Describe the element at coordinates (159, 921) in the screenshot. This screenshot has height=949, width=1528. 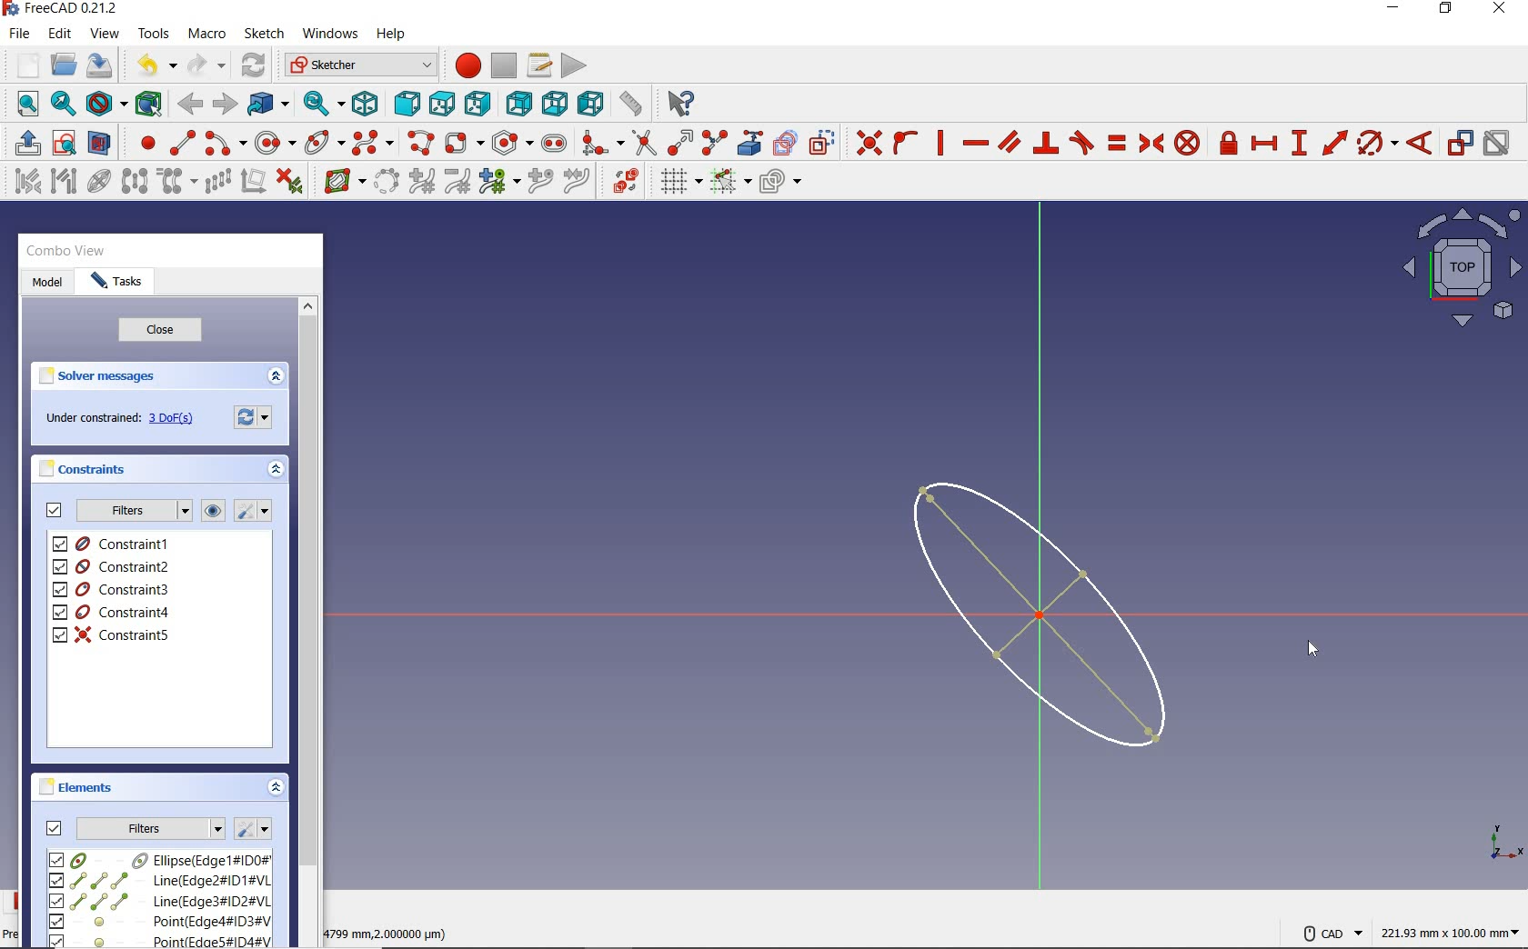
I see `element4` at that location.